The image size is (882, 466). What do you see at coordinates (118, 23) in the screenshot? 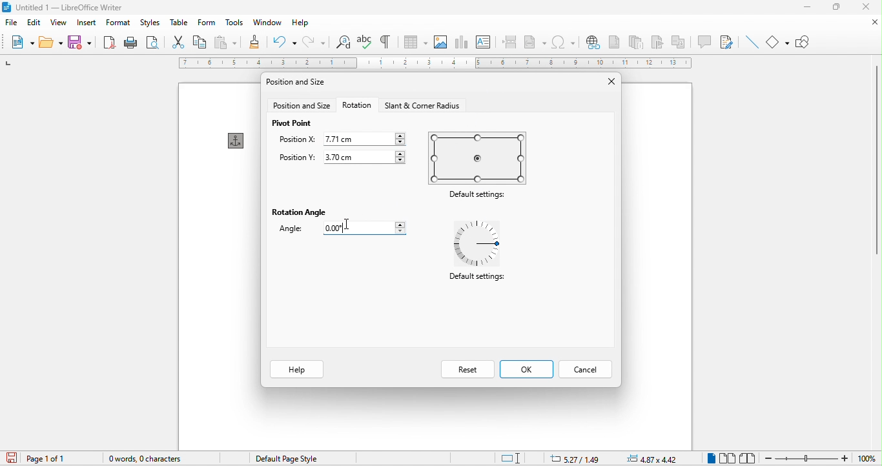
I see `format` at bounding box center [118, 23].